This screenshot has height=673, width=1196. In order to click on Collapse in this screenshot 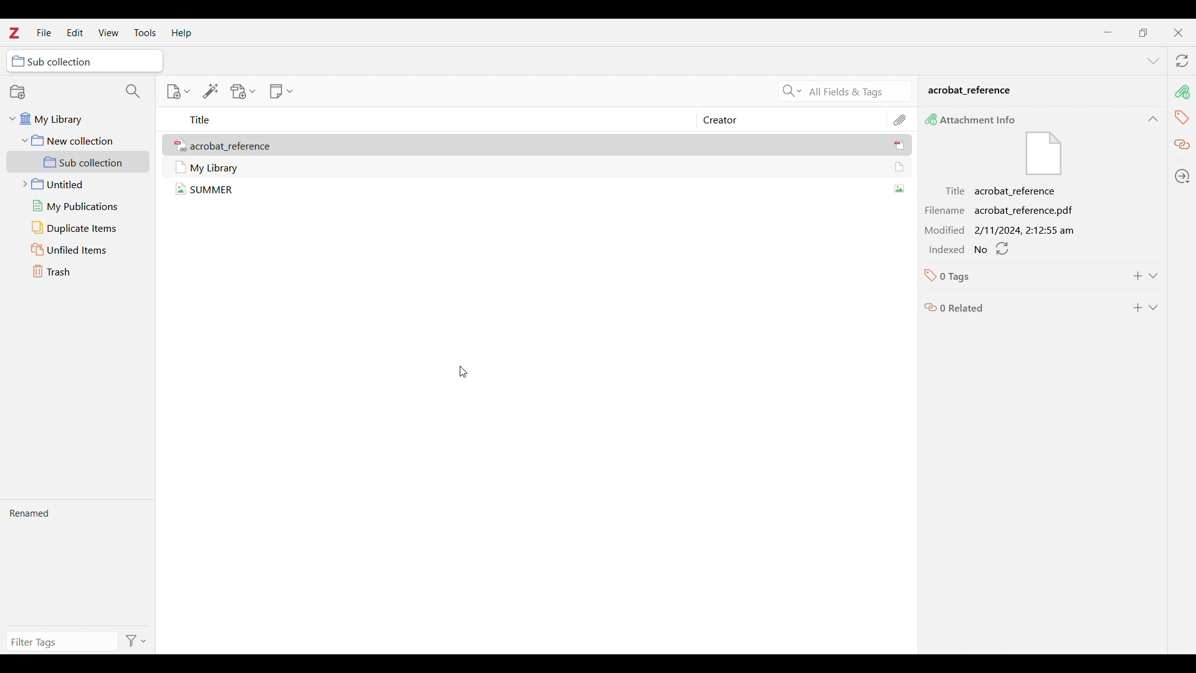, I will do `click(1157, 274)`.